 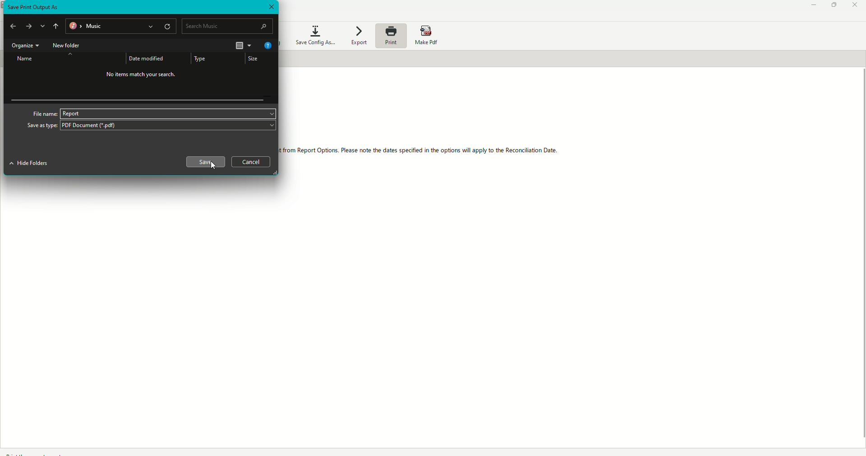 What do you see at coordinates (147, 57) in the screenshot?
I see `Date modified` at bounding box center [147, 57].